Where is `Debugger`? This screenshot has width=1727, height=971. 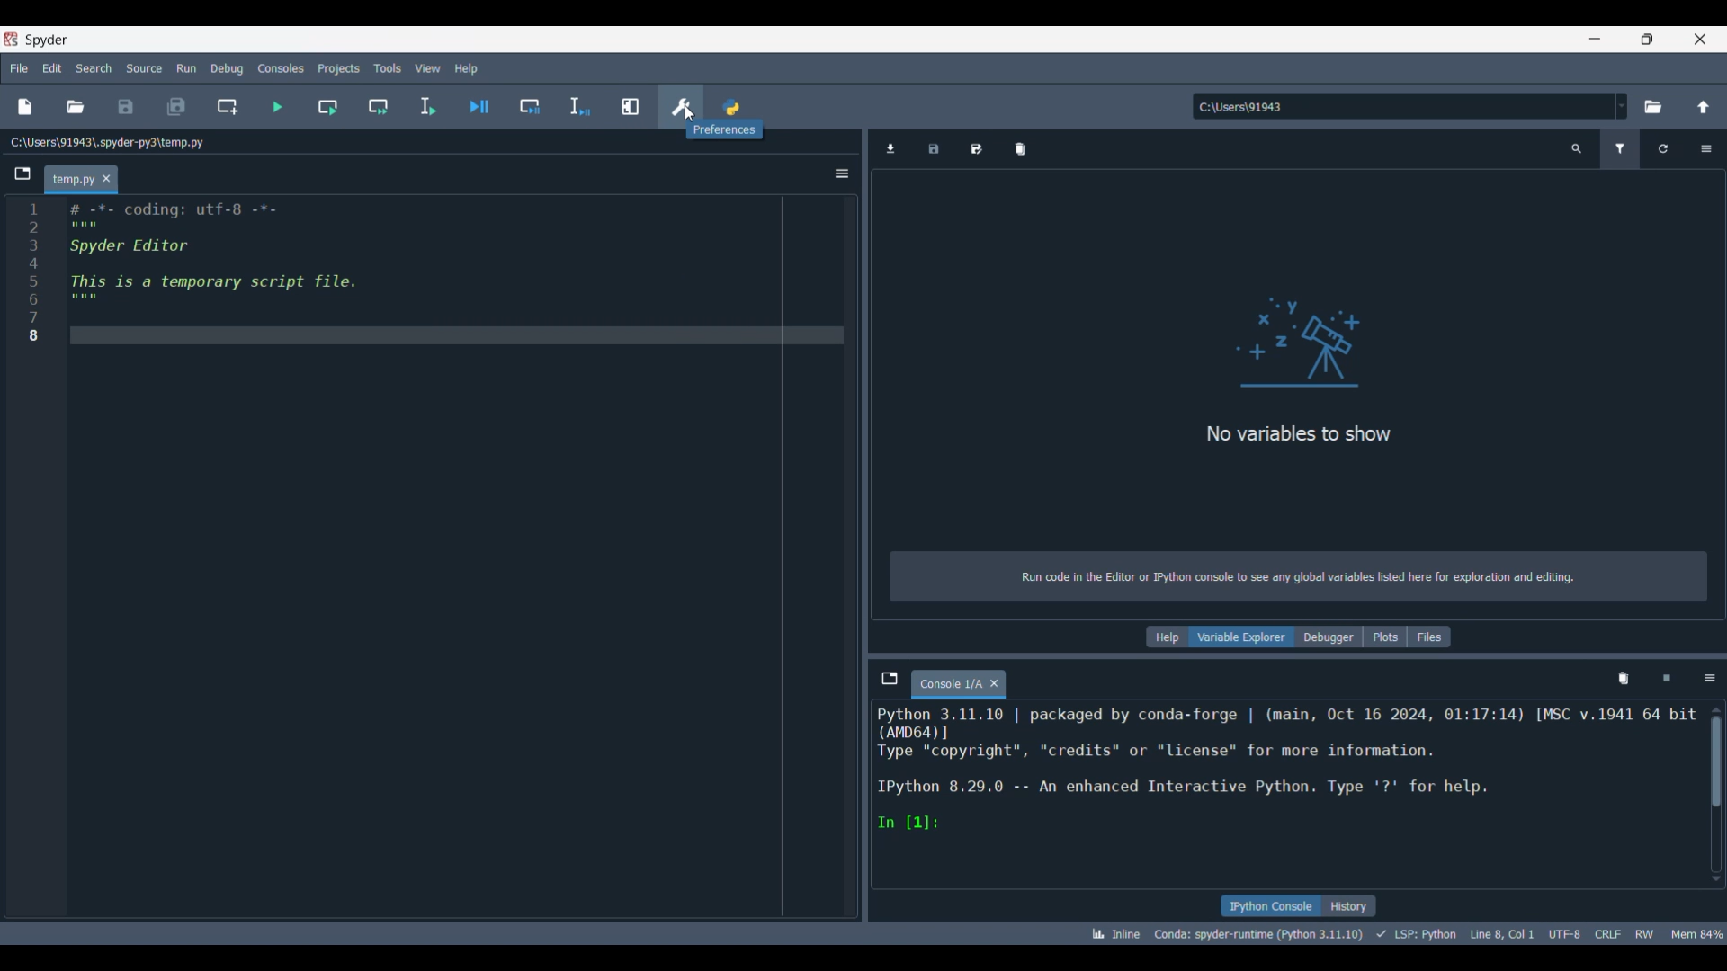 Debugger is located at coordinates (1329, 637).